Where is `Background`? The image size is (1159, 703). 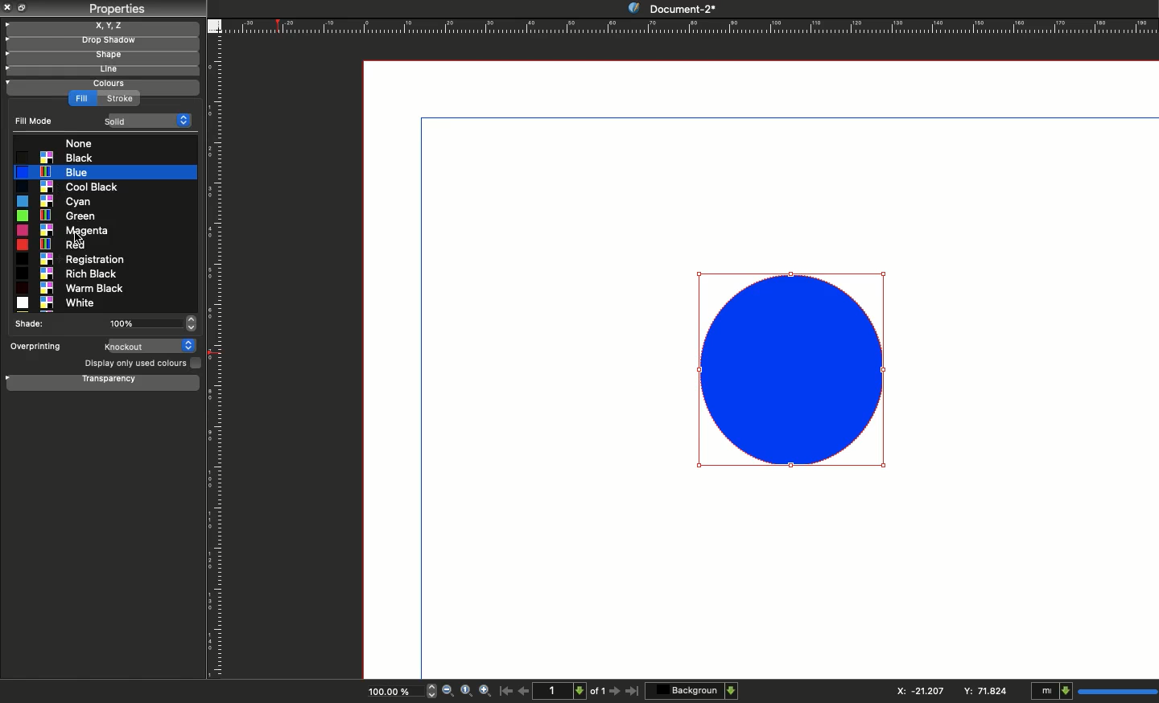
Background is located at coordinates (693, 690).